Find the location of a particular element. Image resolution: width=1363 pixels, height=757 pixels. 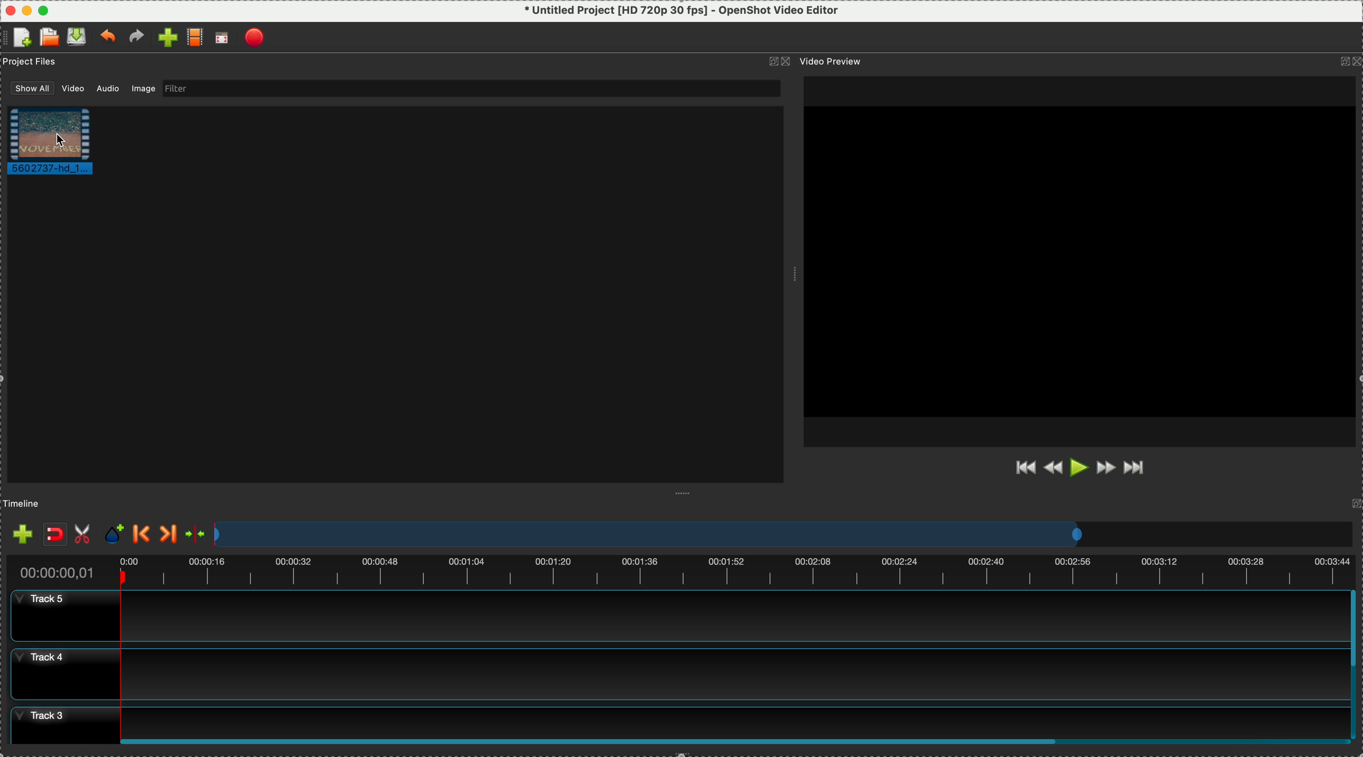

video preview is located at coordinates (1085, 261).